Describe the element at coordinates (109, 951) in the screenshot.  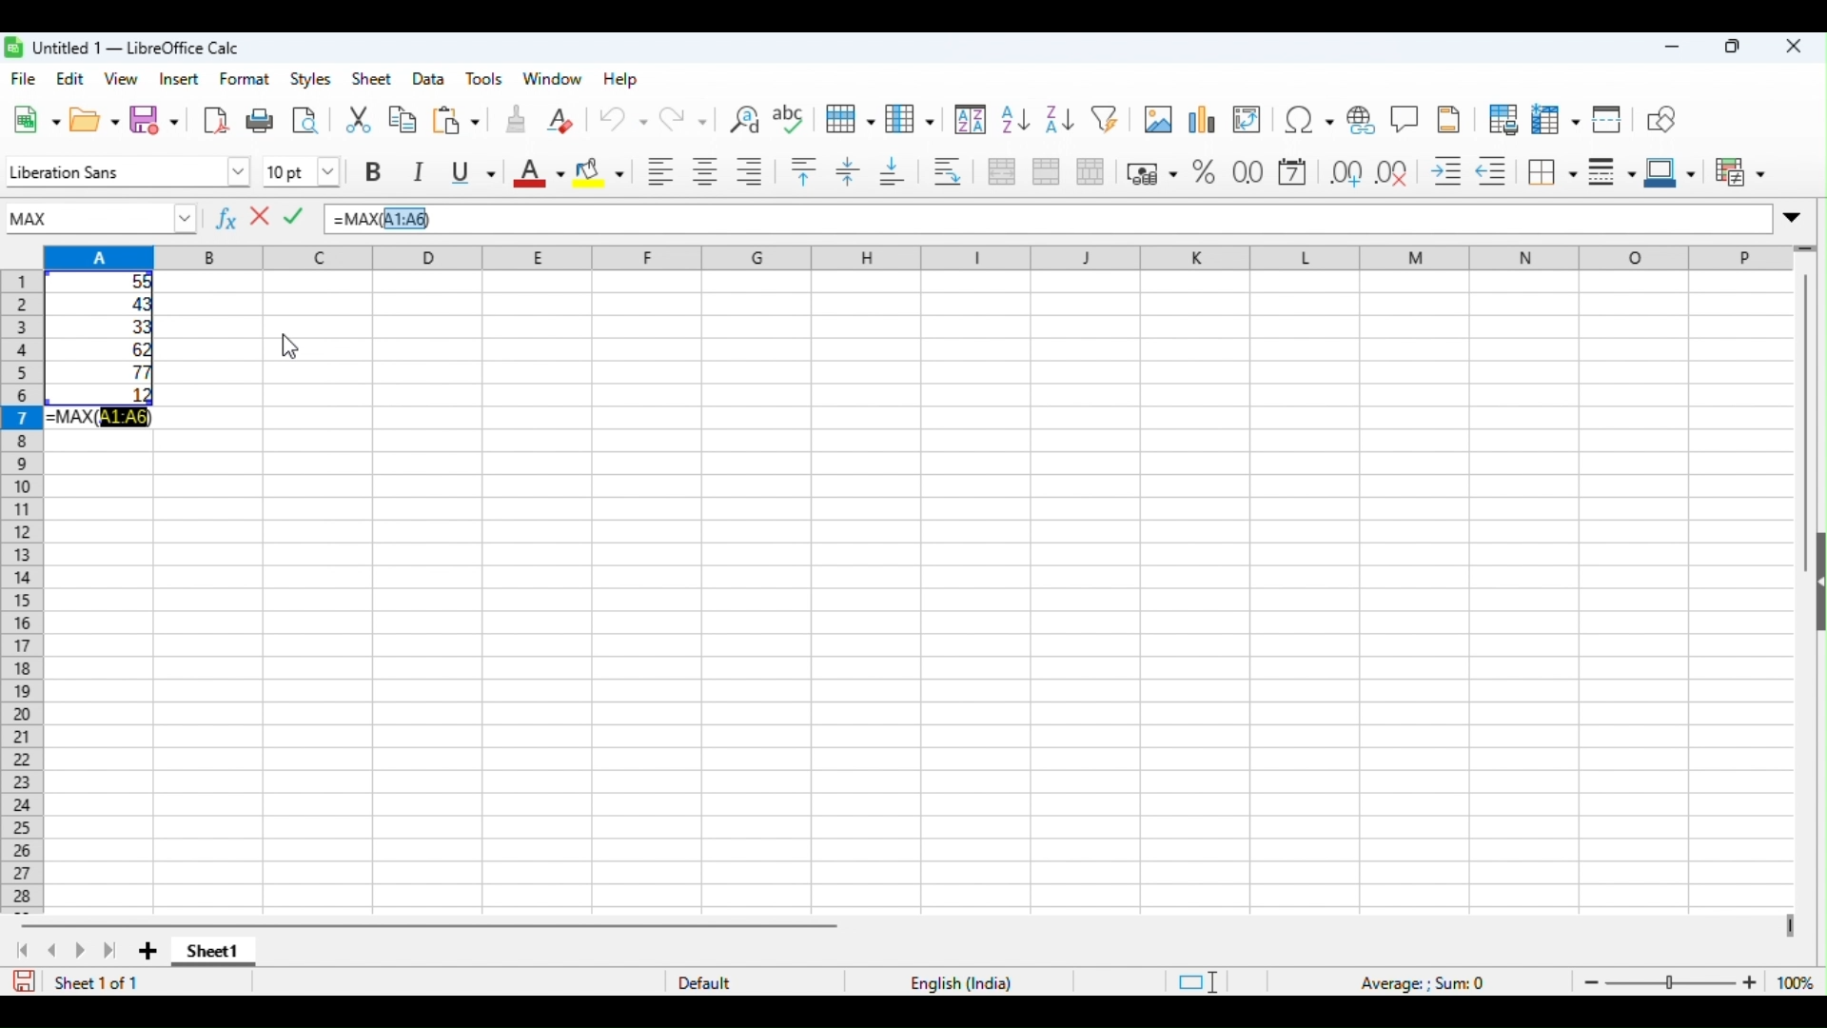
I see `last sheet` at that location.